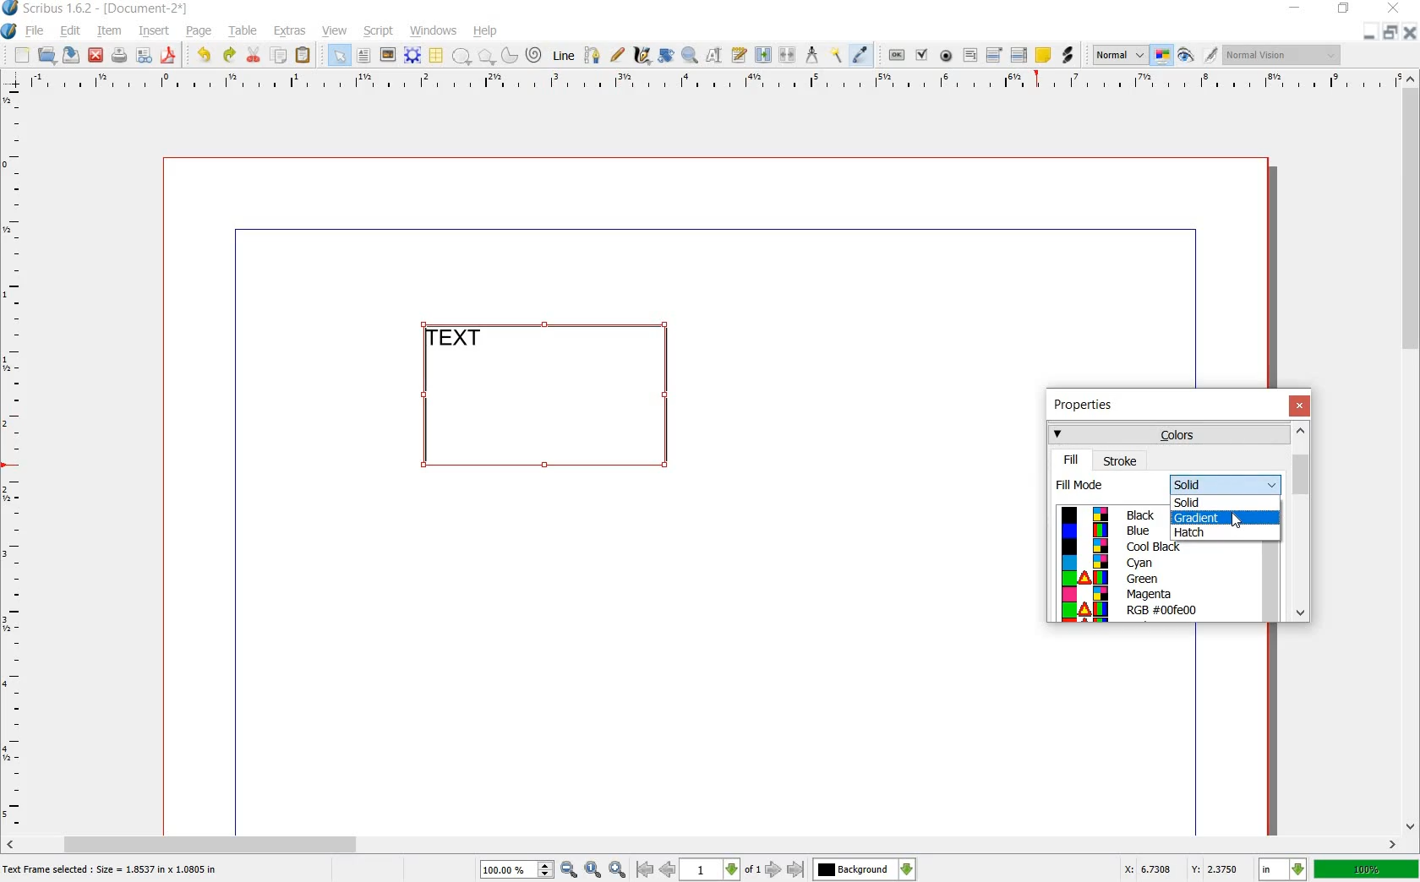  I want to click on zoom out, so click(569, 870).